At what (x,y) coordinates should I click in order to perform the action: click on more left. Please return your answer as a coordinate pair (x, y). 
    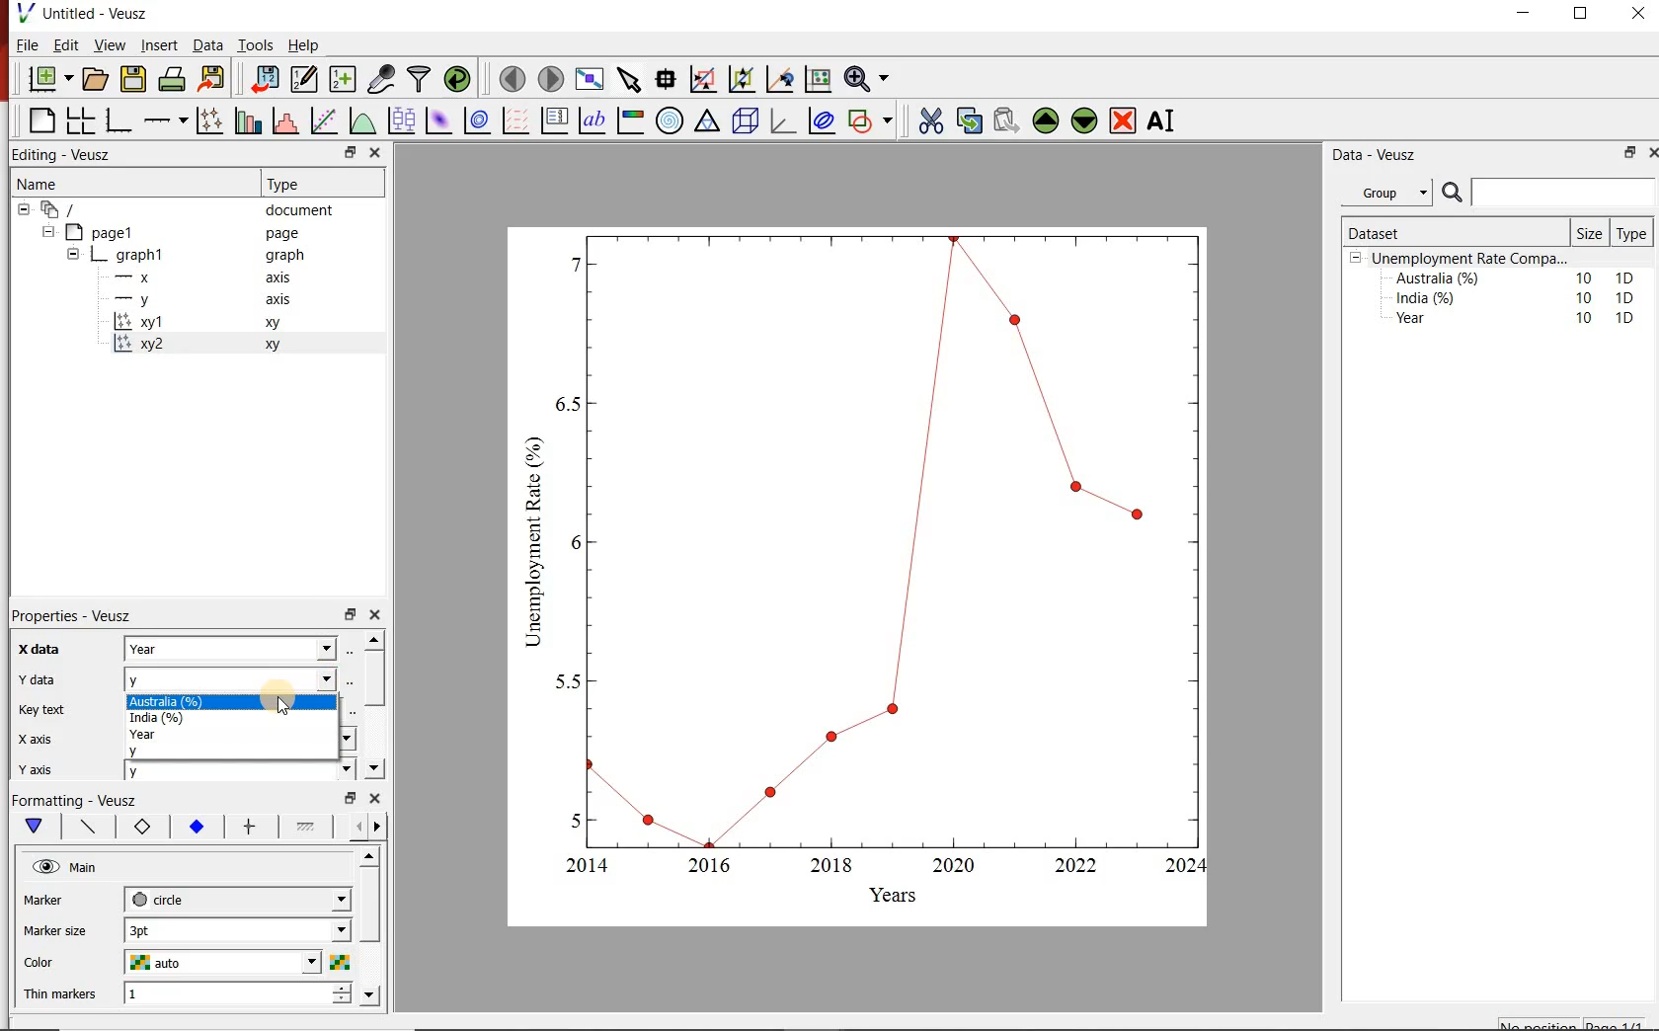
    Looking at the image, I should click on (355, 826).